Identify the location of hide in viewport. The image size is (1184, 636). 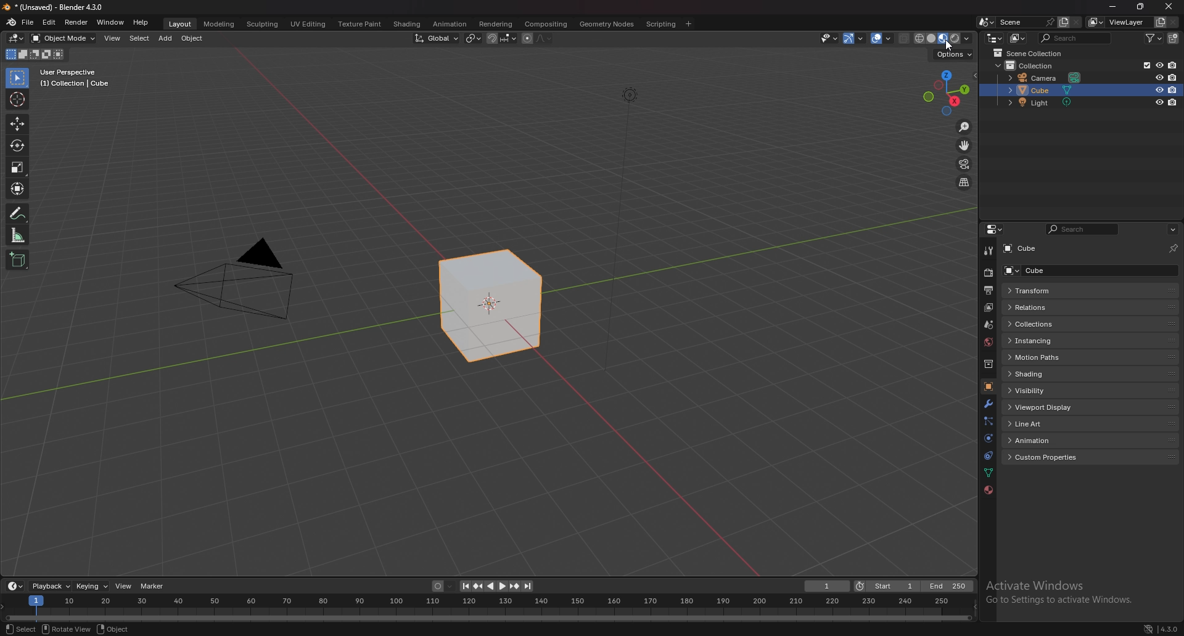
(1157, 77).